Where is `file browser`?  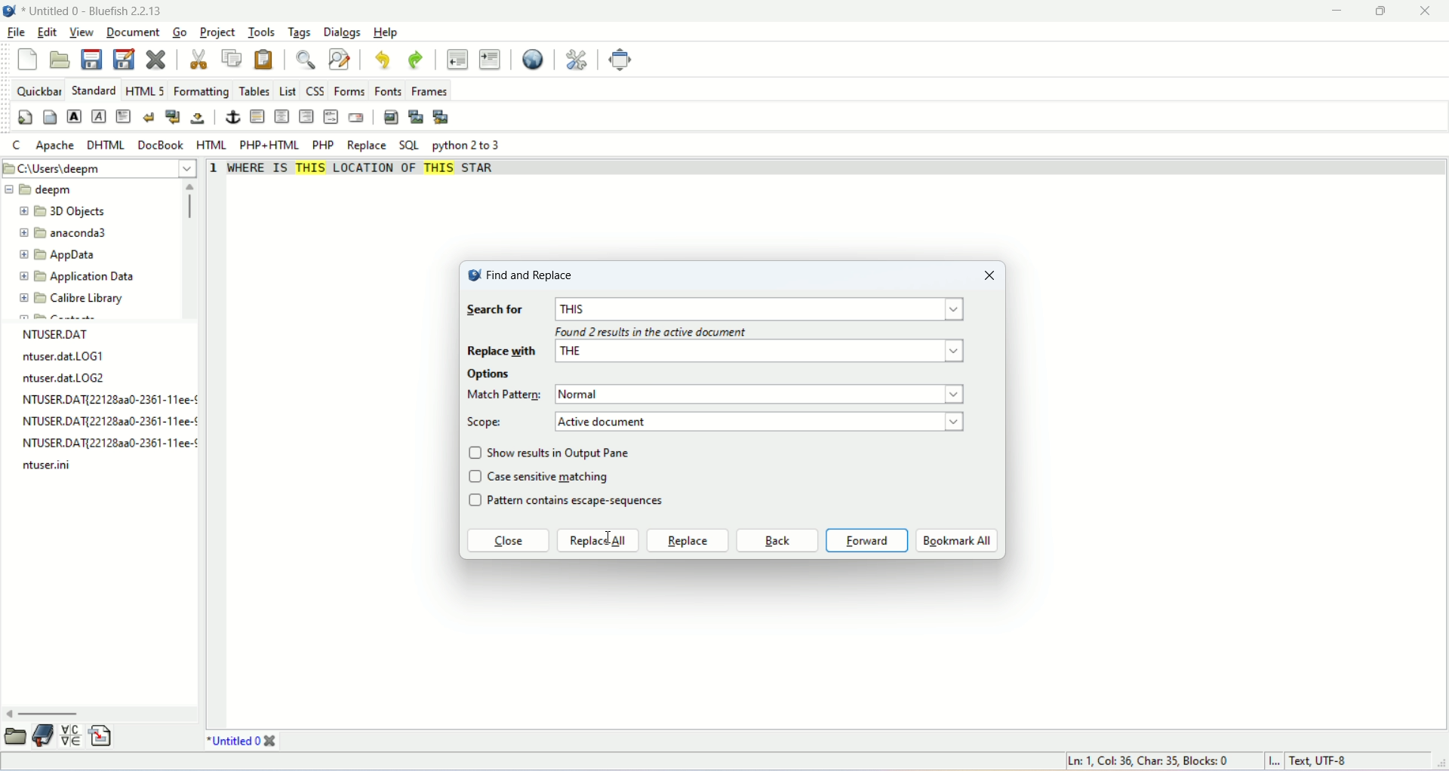
file browser is located at coordinates (17, 736).